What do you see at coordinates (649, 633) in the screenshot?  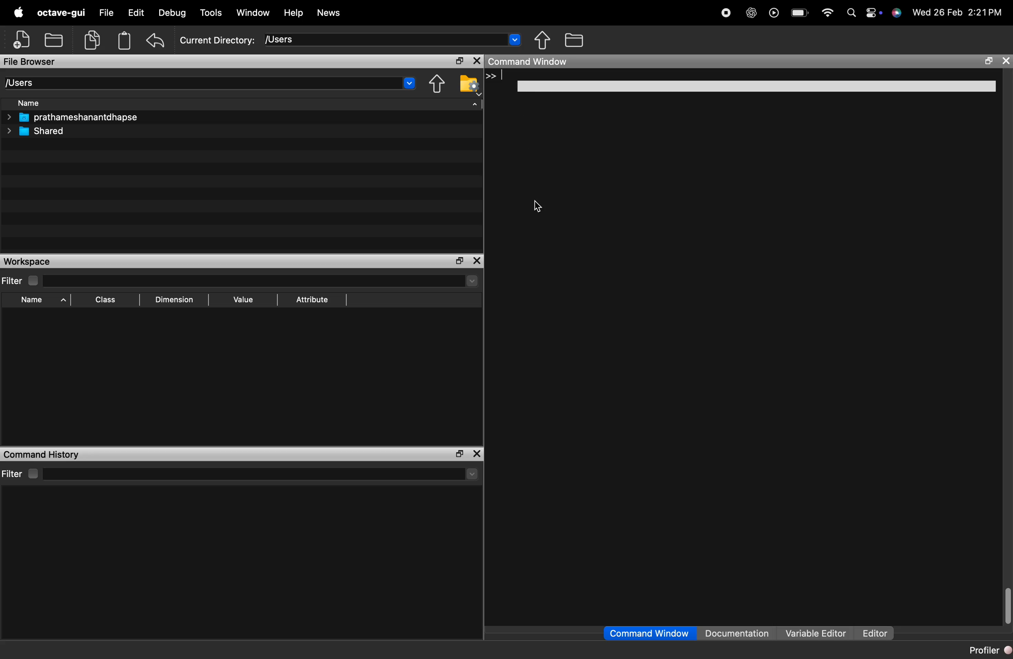 I see `Command Window` at bounding box center [649, 633].